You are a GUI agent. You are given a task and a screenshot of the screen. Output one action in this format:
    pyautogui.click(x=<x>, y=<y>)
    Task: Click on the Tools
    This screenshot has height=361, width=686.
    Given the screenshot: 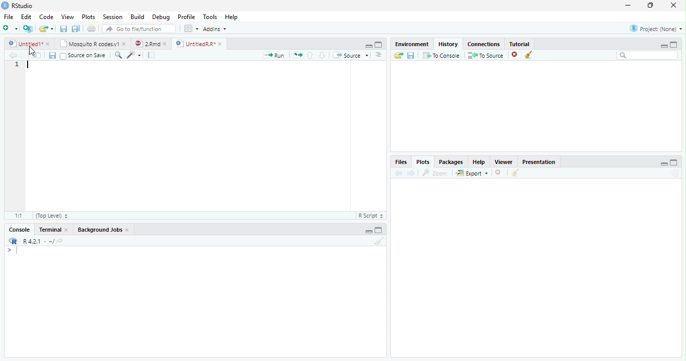 What is the action you would take?
    pyautogui.click(x=210, y=16)
    